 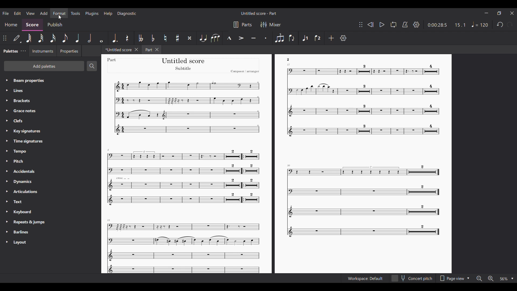 What do you see at coordinates (120, 50) in the screenshot?
I see `Untitled score` at bounding box center [120, 50].